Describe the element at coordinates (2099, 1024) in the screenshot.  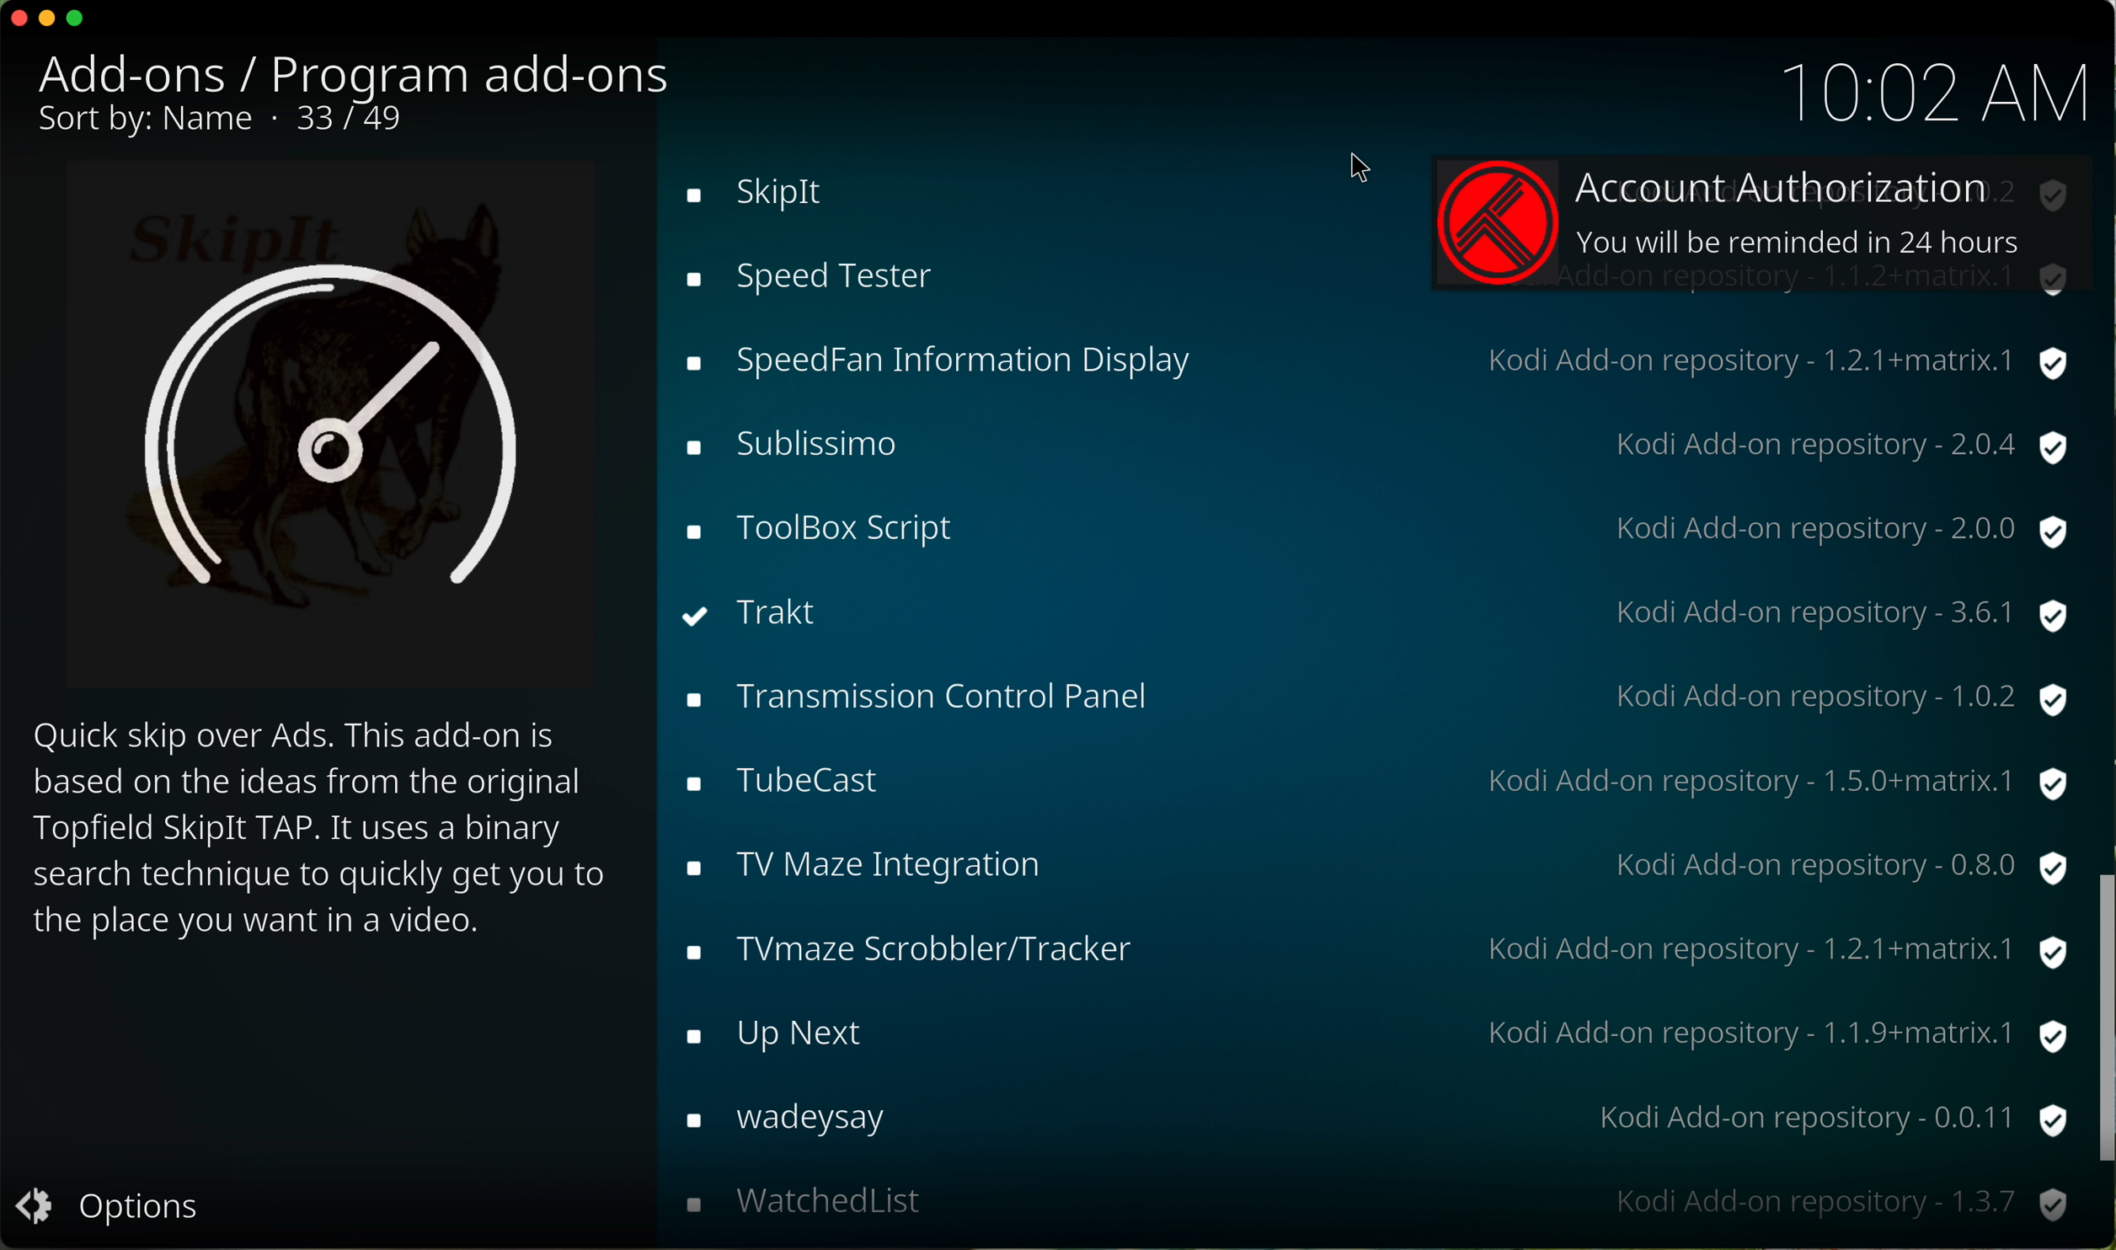
I see `scroll bar` at that location.